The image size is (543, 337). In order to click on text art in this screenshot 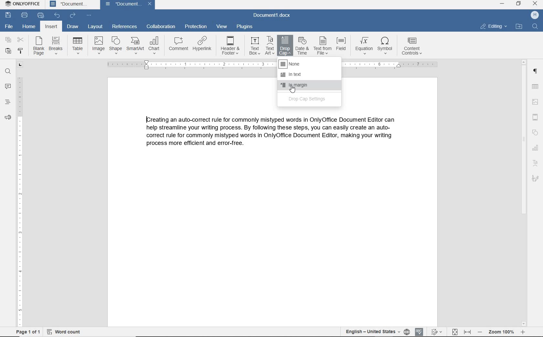, I will do `click(536, 163)`.